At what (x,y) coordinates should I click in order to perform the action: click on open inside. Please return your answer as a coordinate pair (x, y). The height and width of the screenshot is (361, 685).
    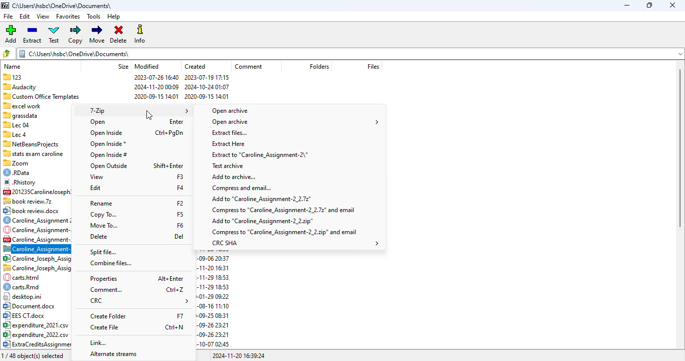
    Looking at the image, I should click on (107, 133).